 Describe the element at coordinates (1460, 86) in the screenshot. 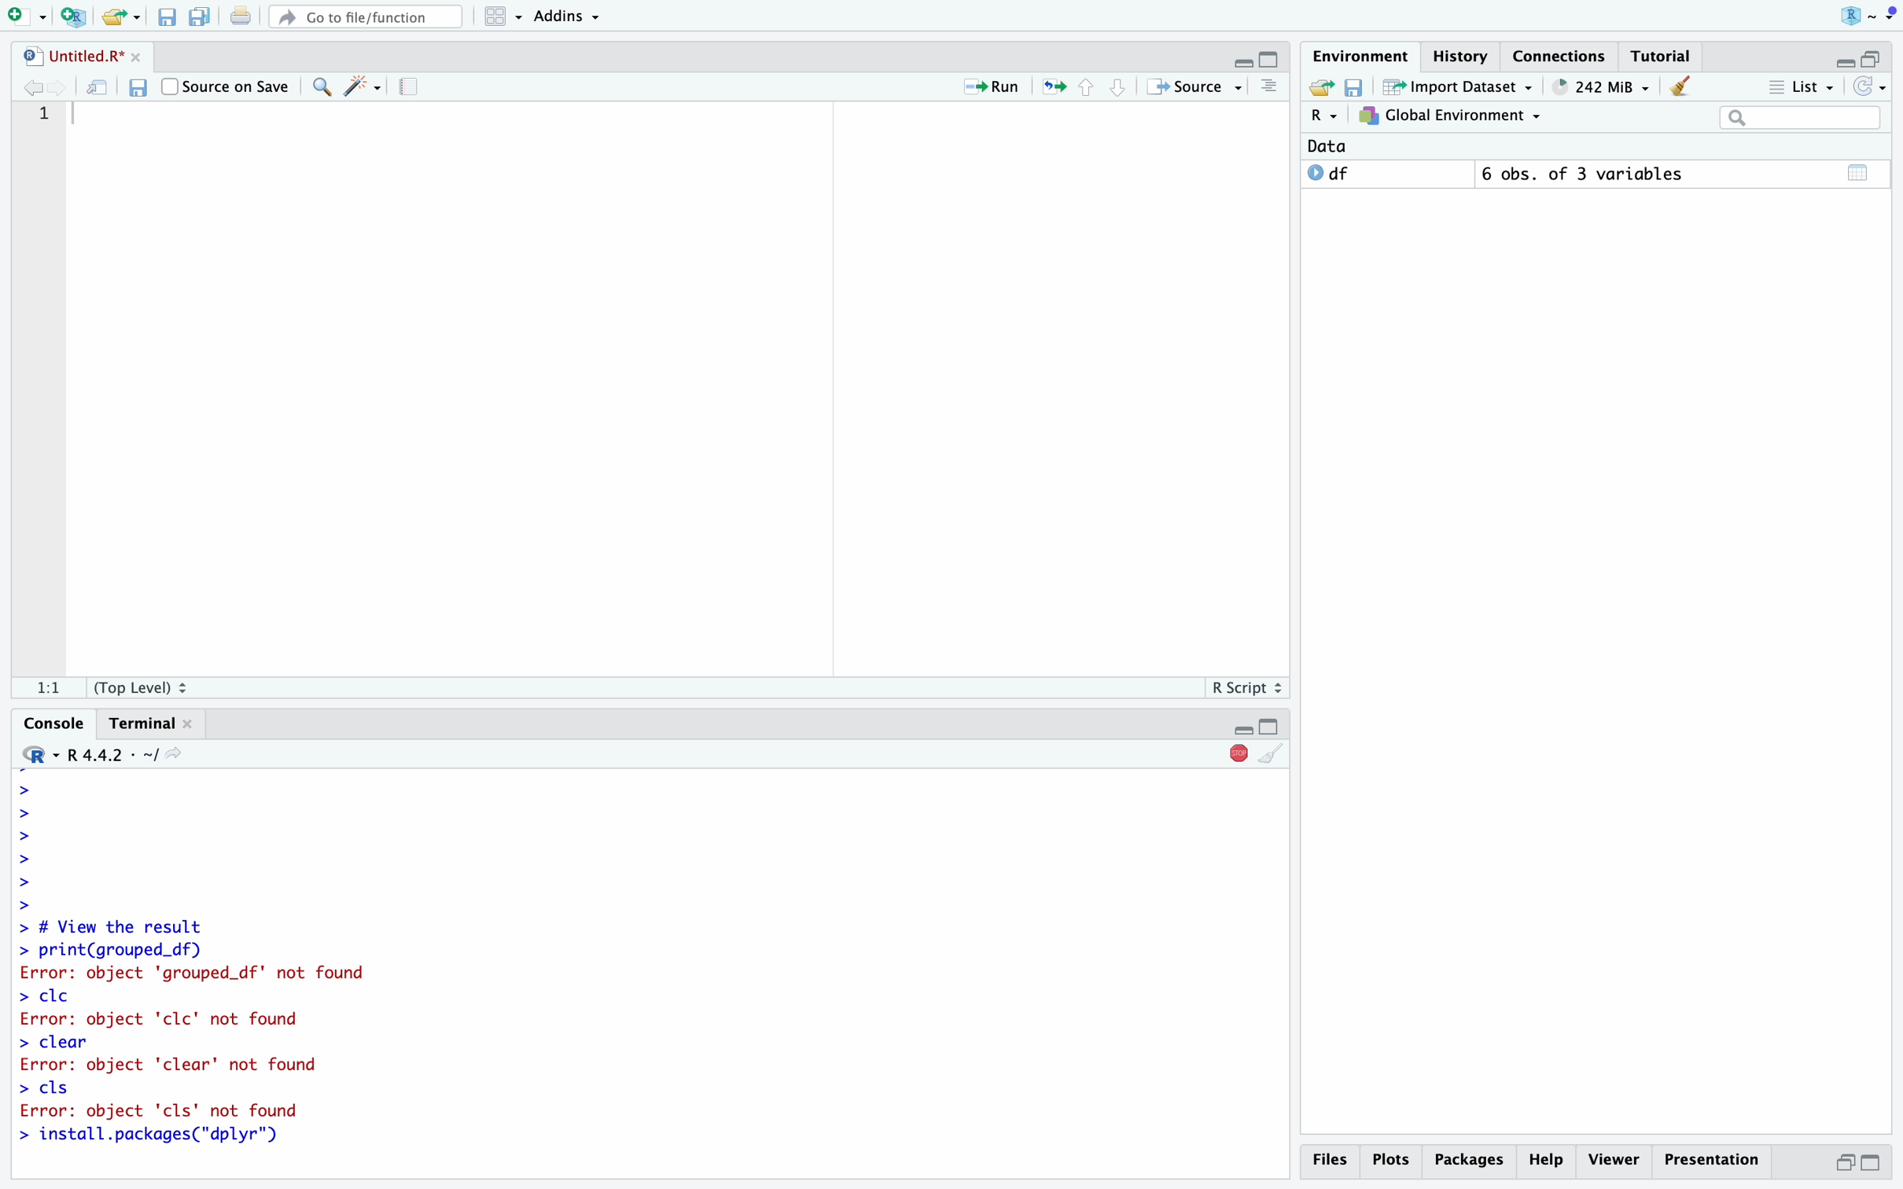

I see `Import Dataset` at that location.